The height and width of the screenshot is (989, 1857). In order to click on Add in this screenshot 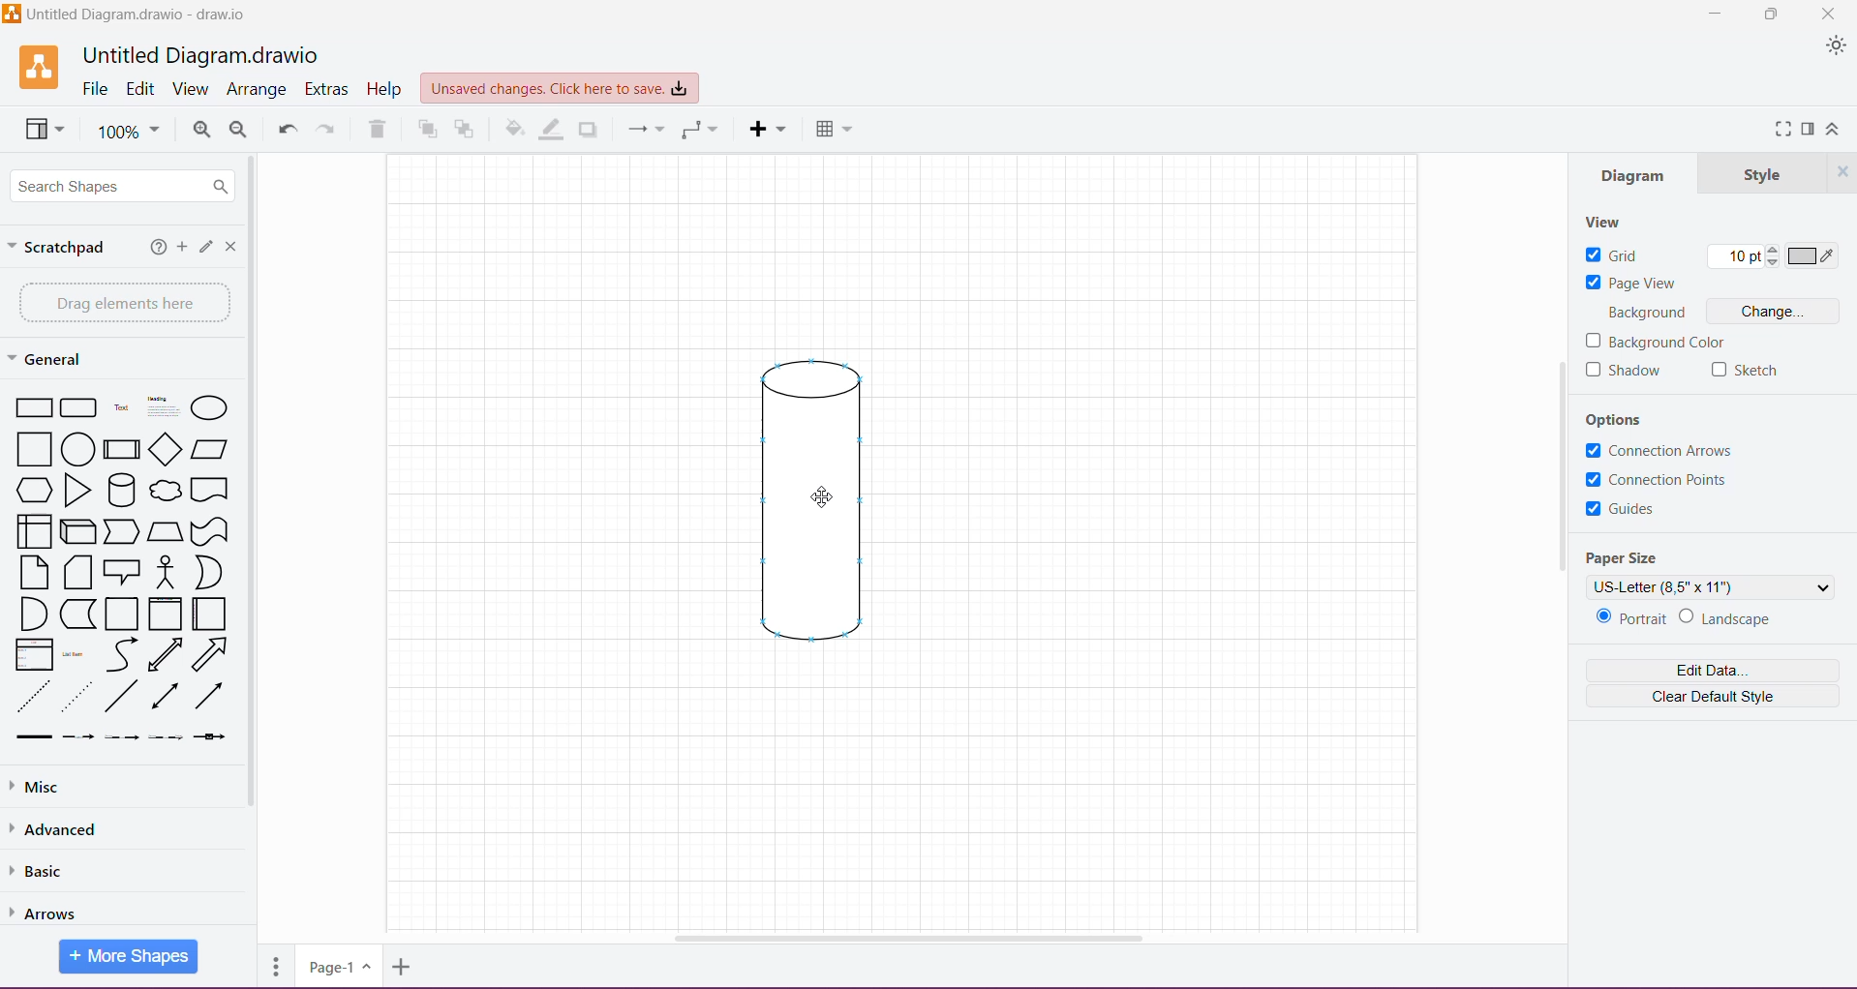, I will do `click(181, 249)`.